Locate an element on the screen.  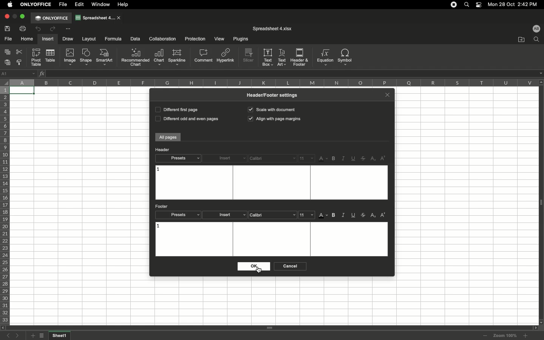
File name is located at coordinates (272, 29).